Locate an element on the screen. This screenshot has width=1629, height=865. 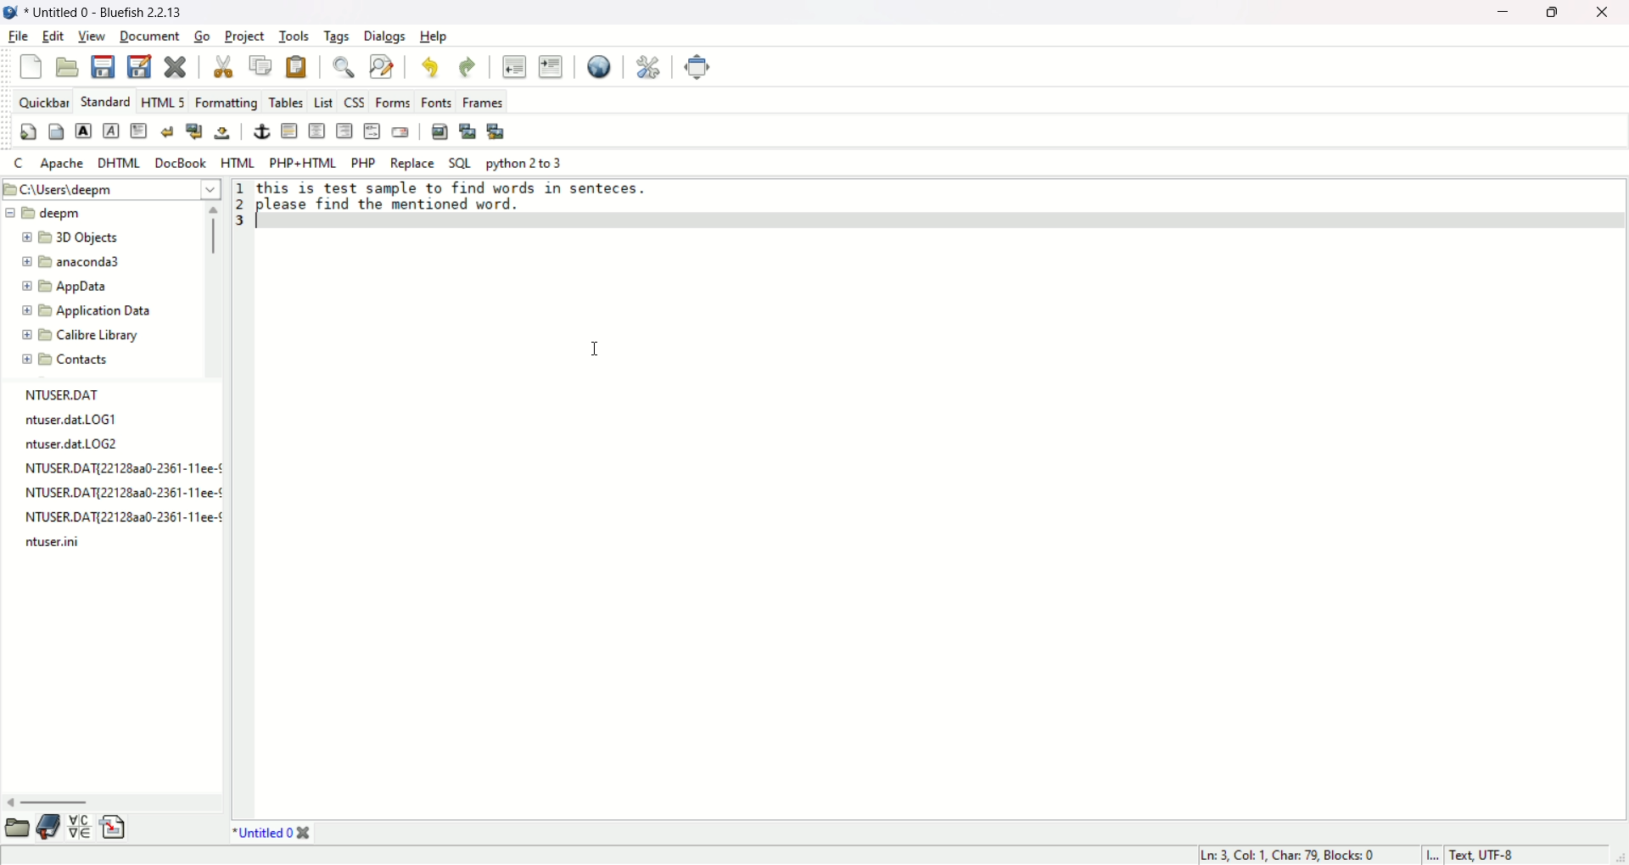
Standard is located at coordinates (104, 100).